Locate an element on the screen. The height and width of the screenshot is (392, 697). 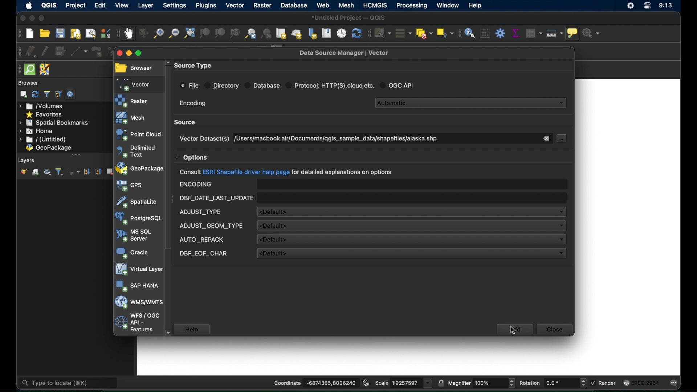
wfs/ogc api - features is located at coordinates (137, 323).